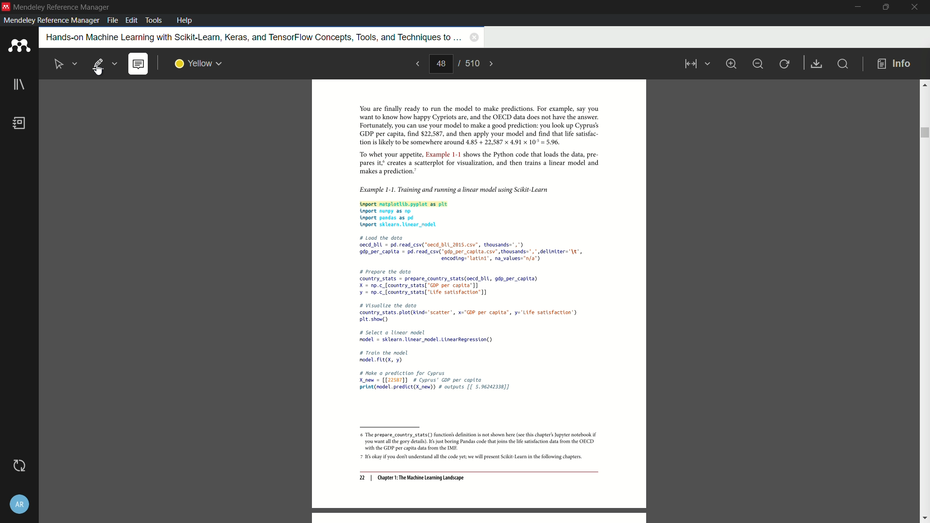  What do you see at coordinates (915, 7) in the screenshot?
I see `close` at bounding box center [915, 7].